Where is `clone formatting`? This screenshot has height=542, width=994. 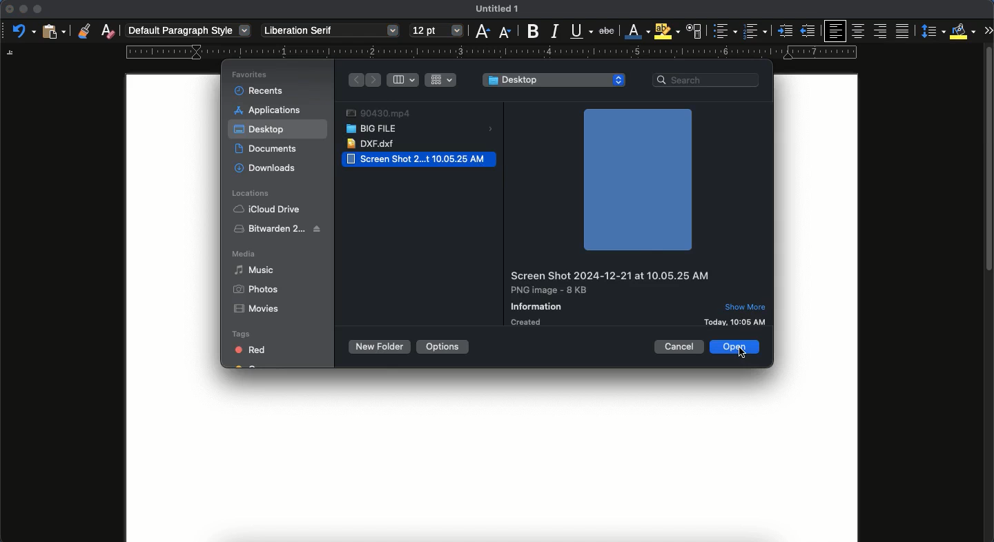
clone formatting is located at coordinates (84, 30).